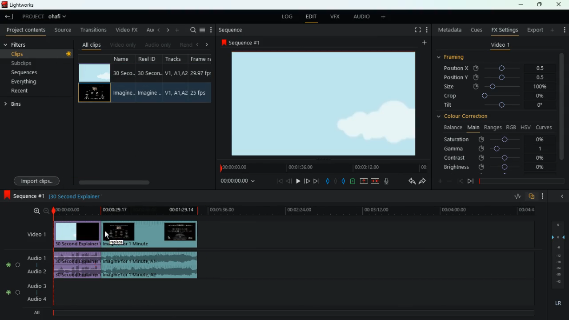 Image resolution: width=569 pixels, height=320 pixels. I want to click on audio 3, so click(35, 287).